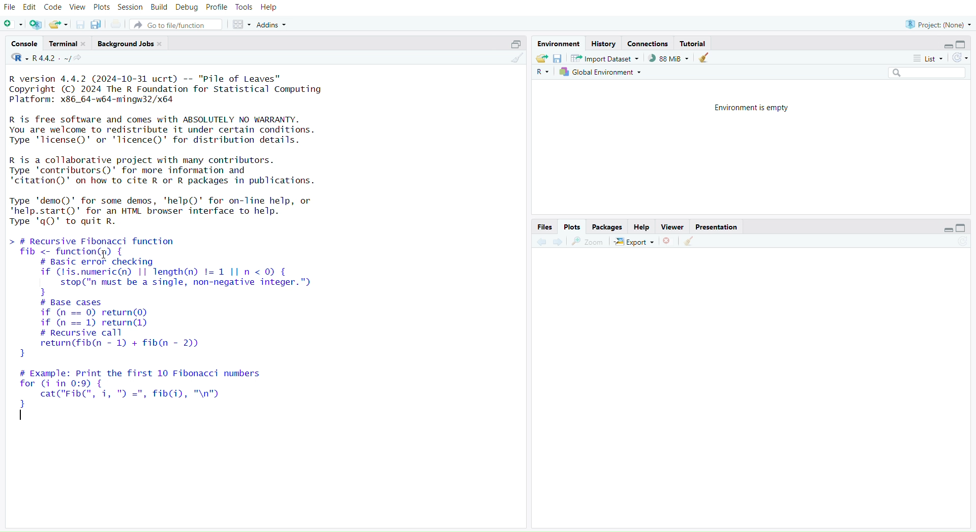 Image resolution: width=976 pixels, height=532 pixels. Describe the element at coordinates (668, 241) in the screenshot. I see `remove current plot` at that location.